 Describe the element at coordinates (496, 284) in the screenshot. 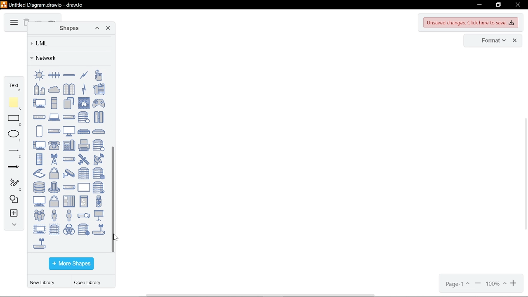

I see `current zoom` at that location.